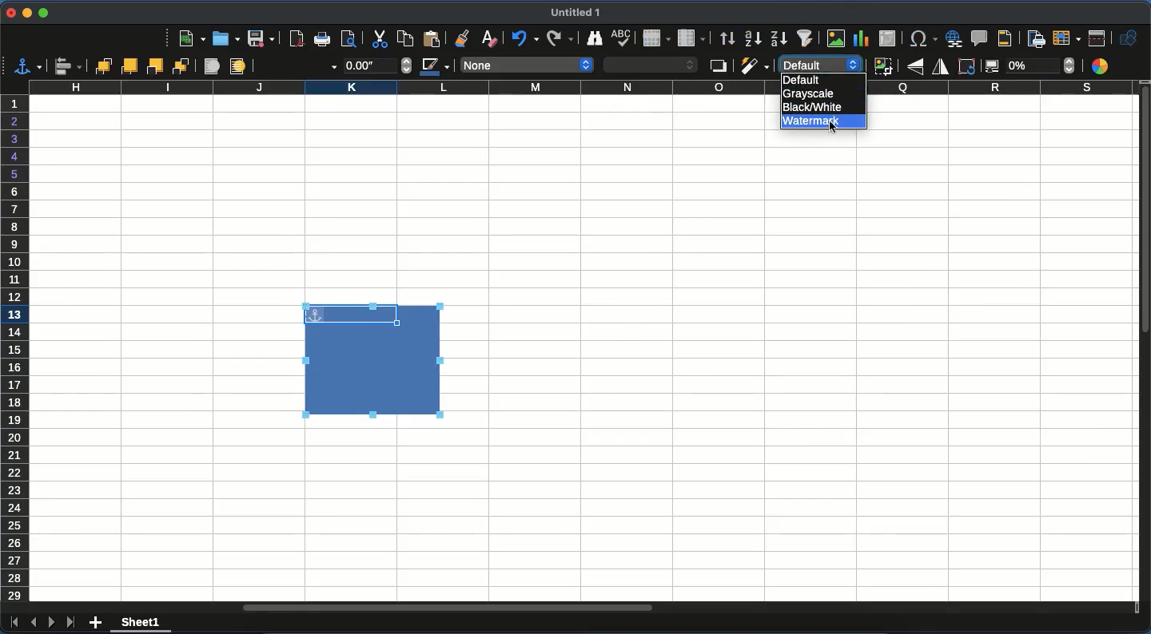  I want to click on transparency, so click(1030, 67).